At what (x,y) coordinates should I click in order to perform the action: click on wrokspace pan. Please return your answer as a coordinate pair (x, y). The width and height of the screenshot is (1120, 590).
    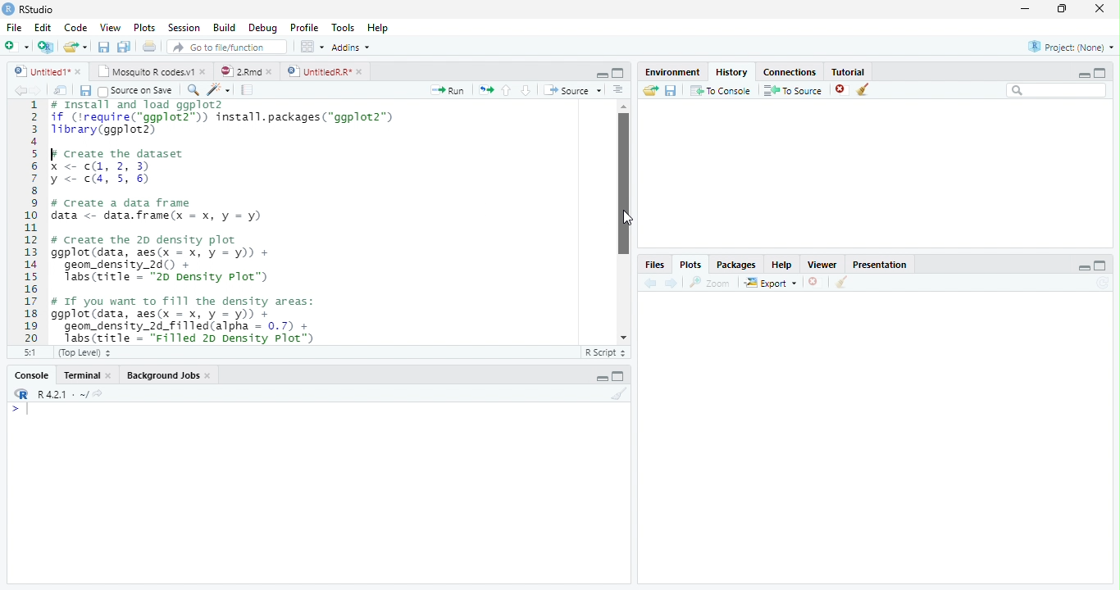
    Looking at the image, I should click on (311, 47).